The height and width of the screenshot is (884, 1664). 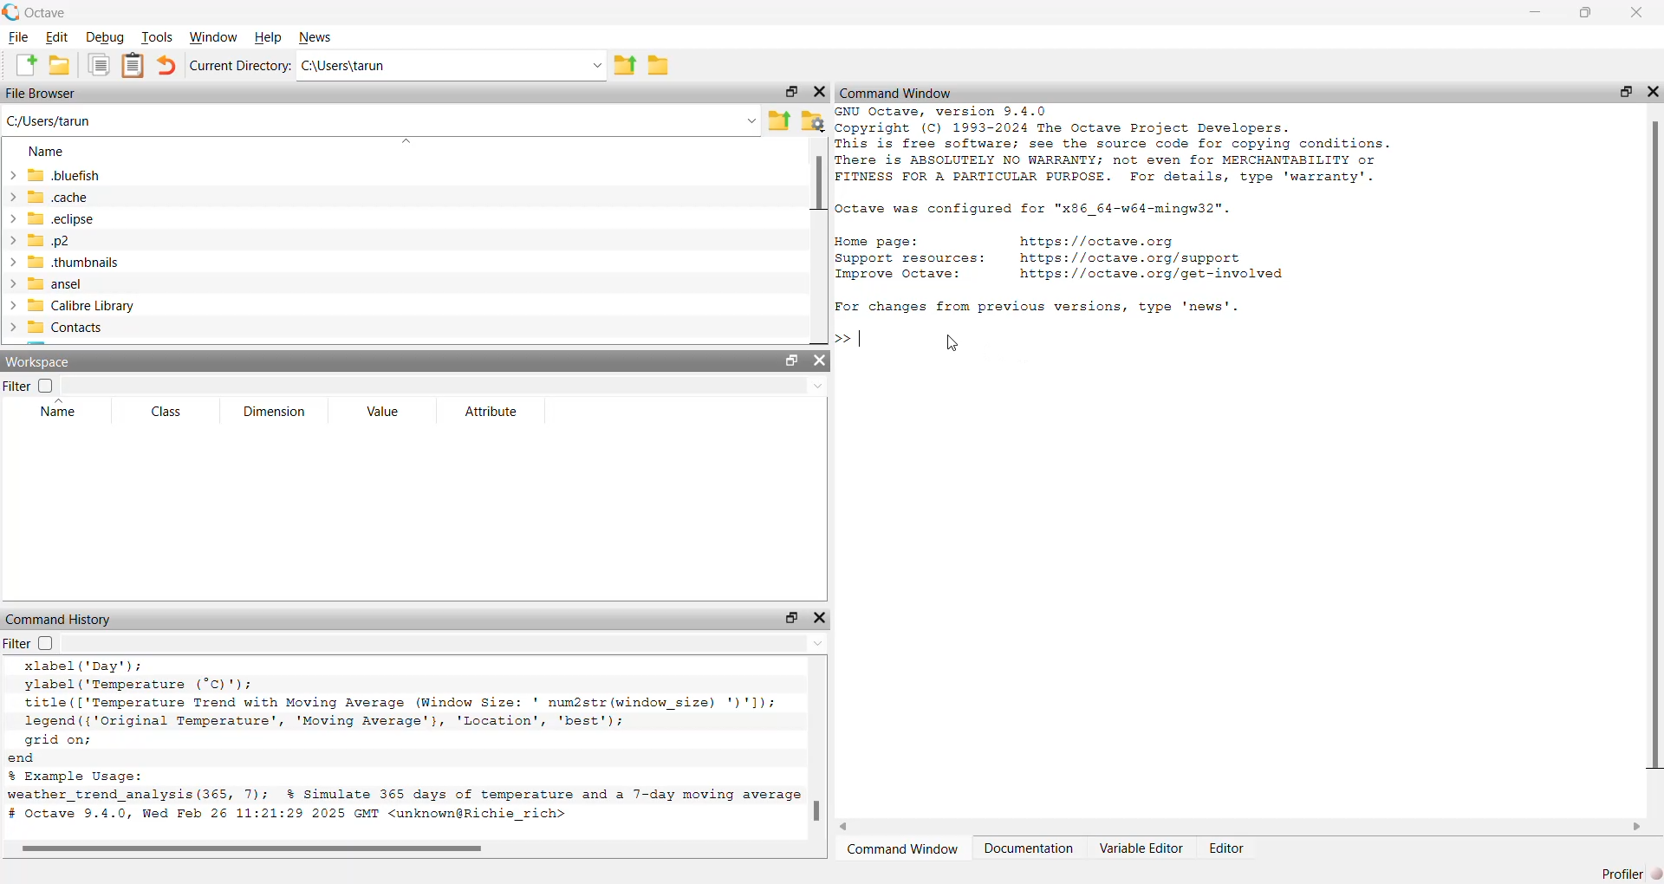 What do you see at coordinates (783, 362) in the screenshot?
I see `maximise` at bounding box center [783, 362].